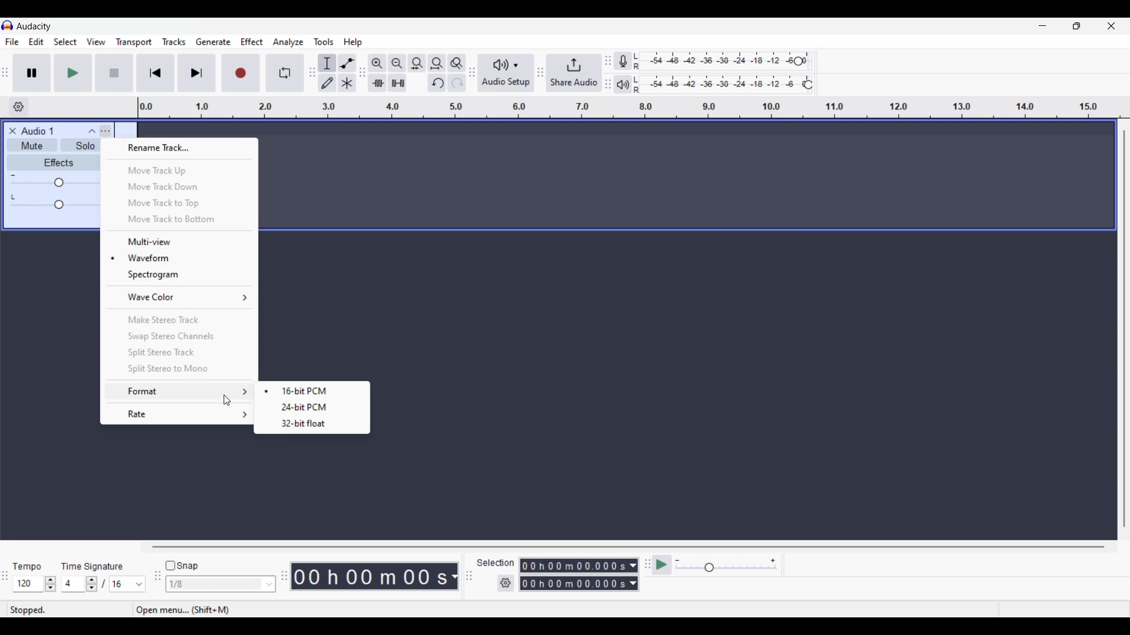  I want to click on More options, so click(98, 130).